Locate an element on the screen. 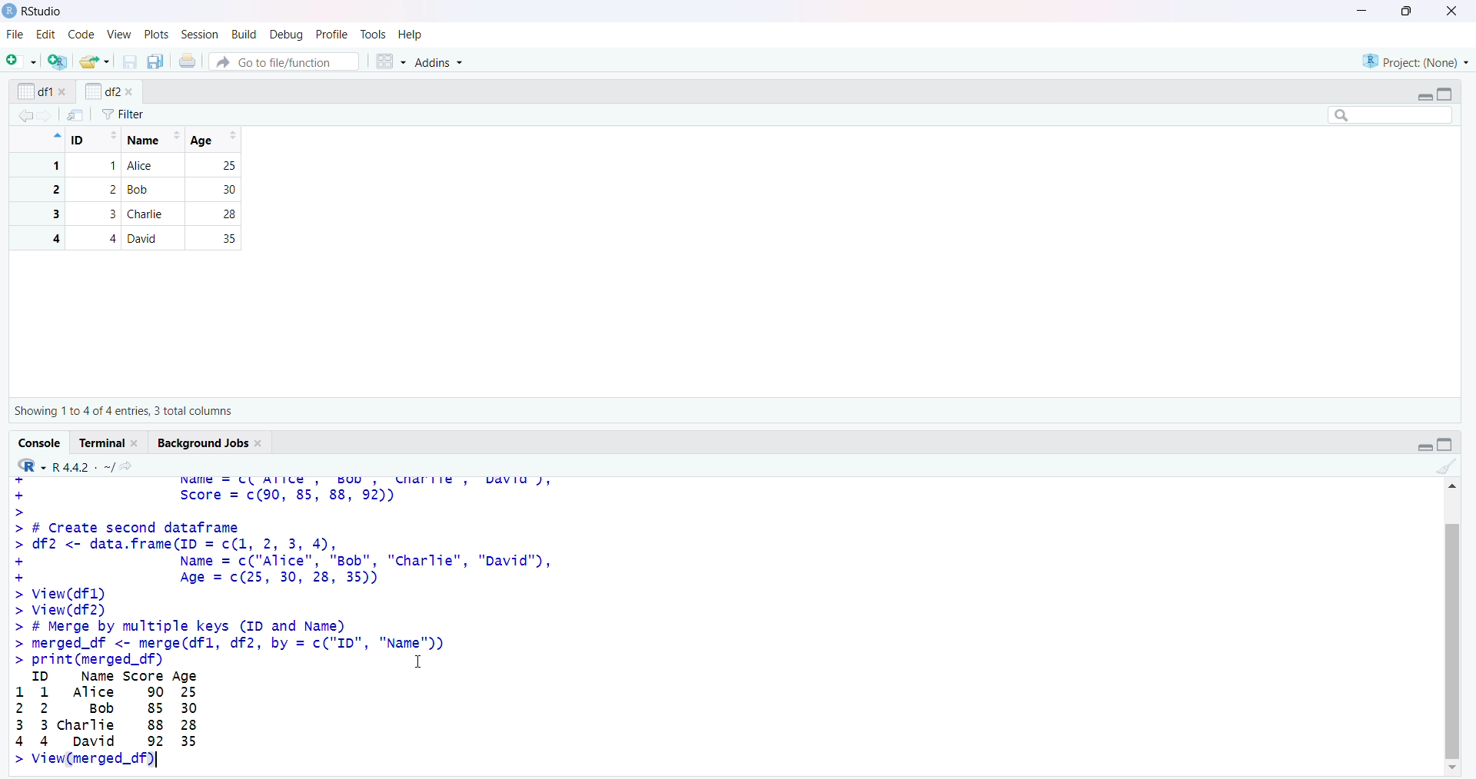  + Score = c(20, 85, 88, 92))> is located at coordinates (211, 502).